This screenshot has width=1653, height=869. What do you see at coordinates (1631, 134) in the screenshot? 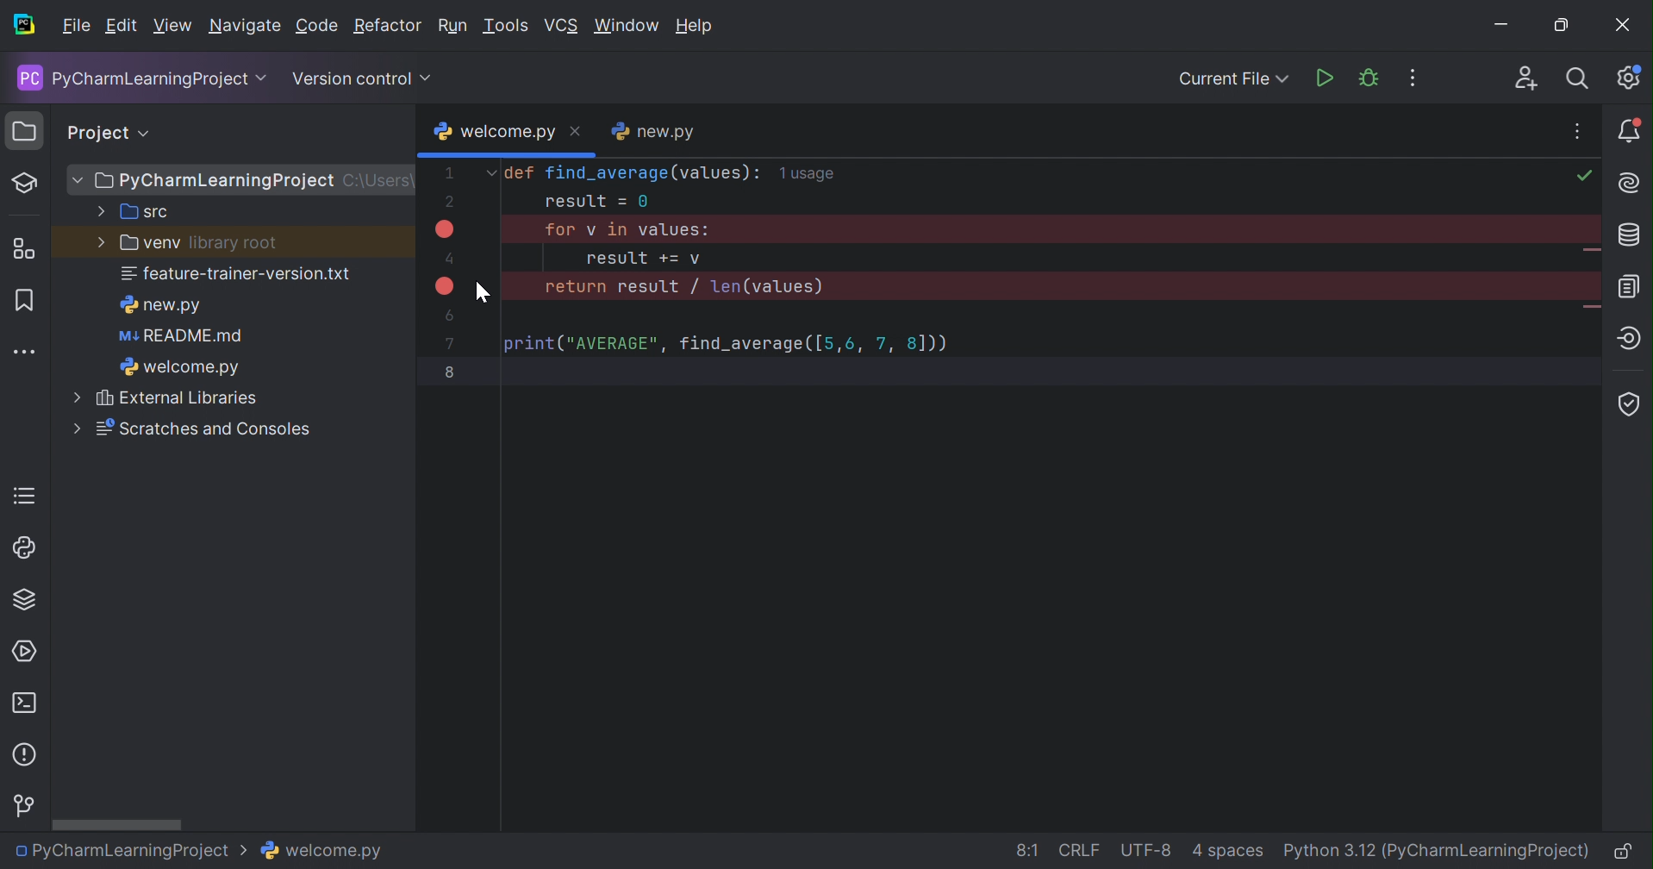
I see `Notifications` at bounding box center [1631, 134].